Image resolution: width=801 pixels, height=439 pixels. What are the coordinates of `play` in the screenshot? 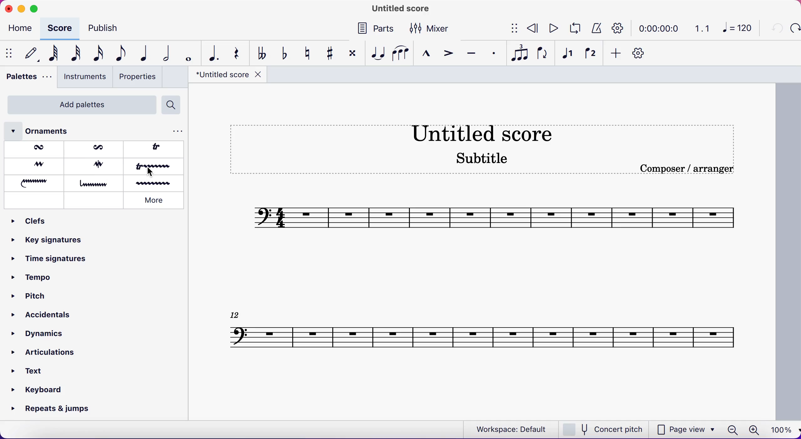 It's located at (553, 29).